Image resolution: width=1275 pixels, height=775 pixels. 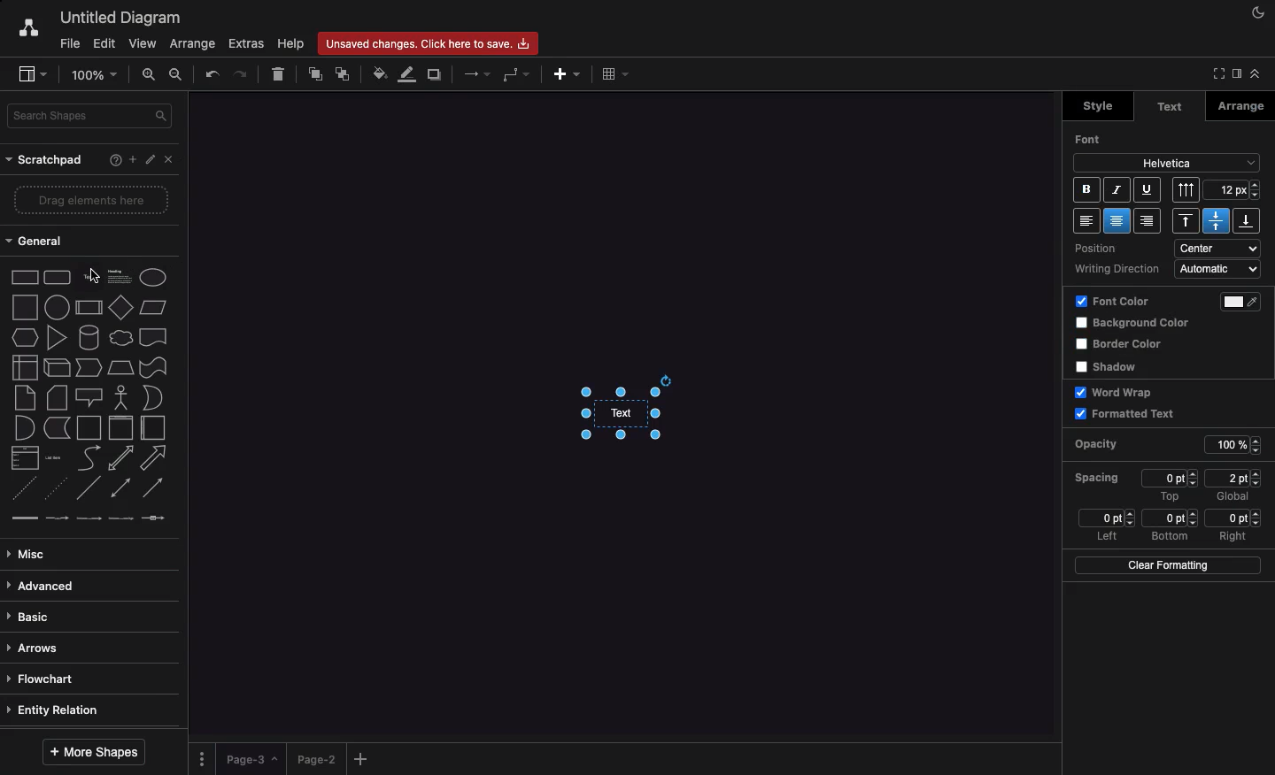 What do you see at coordinates (1086, 189) in the screenshot?
I see `Bold` at bounding box center [1086, 189].